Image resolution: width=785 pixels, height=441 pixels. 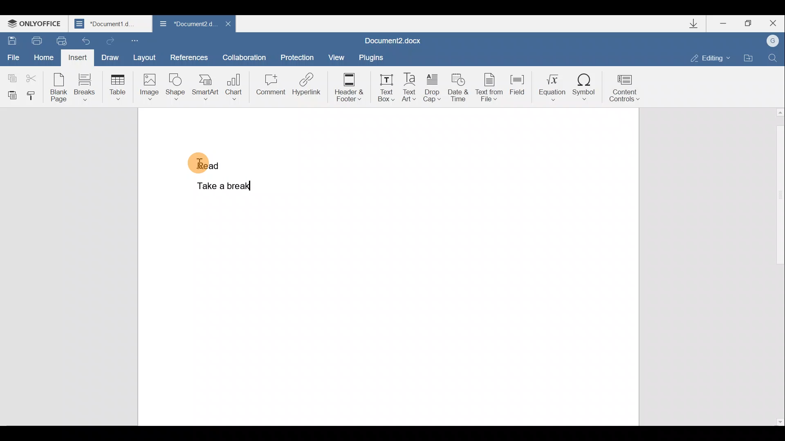 What do you see at coordinates (751, 23) in the screenshot?
I see `Maximize` at bounding box center [751, 23].